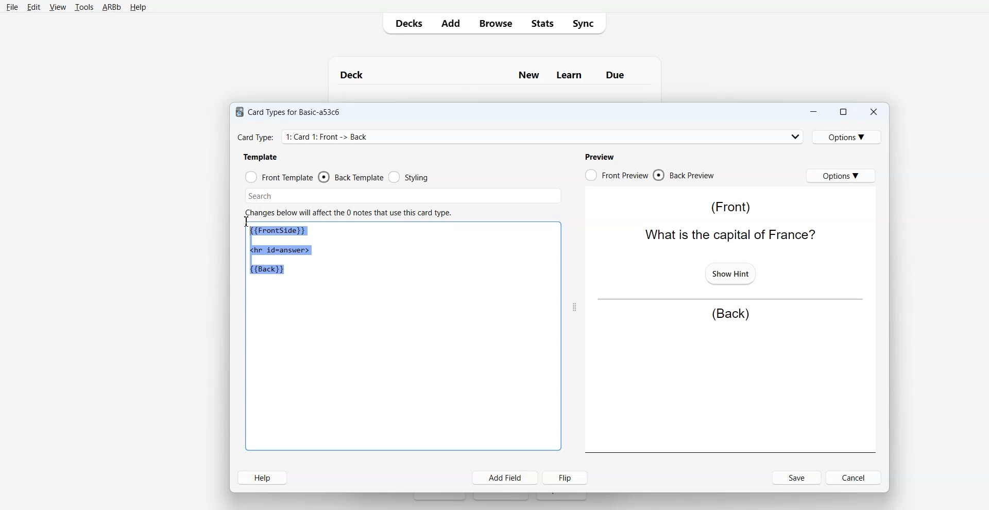  Describe the element at coordinates (288, 111) in the screenshot. I see `Card Types for Basic-a53c6` at that location.